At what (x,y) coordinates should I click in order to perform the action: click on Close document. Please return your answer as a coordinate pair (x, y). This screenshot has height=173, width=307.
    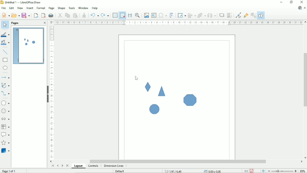
    Looking at the image, I should click on (305, 8).